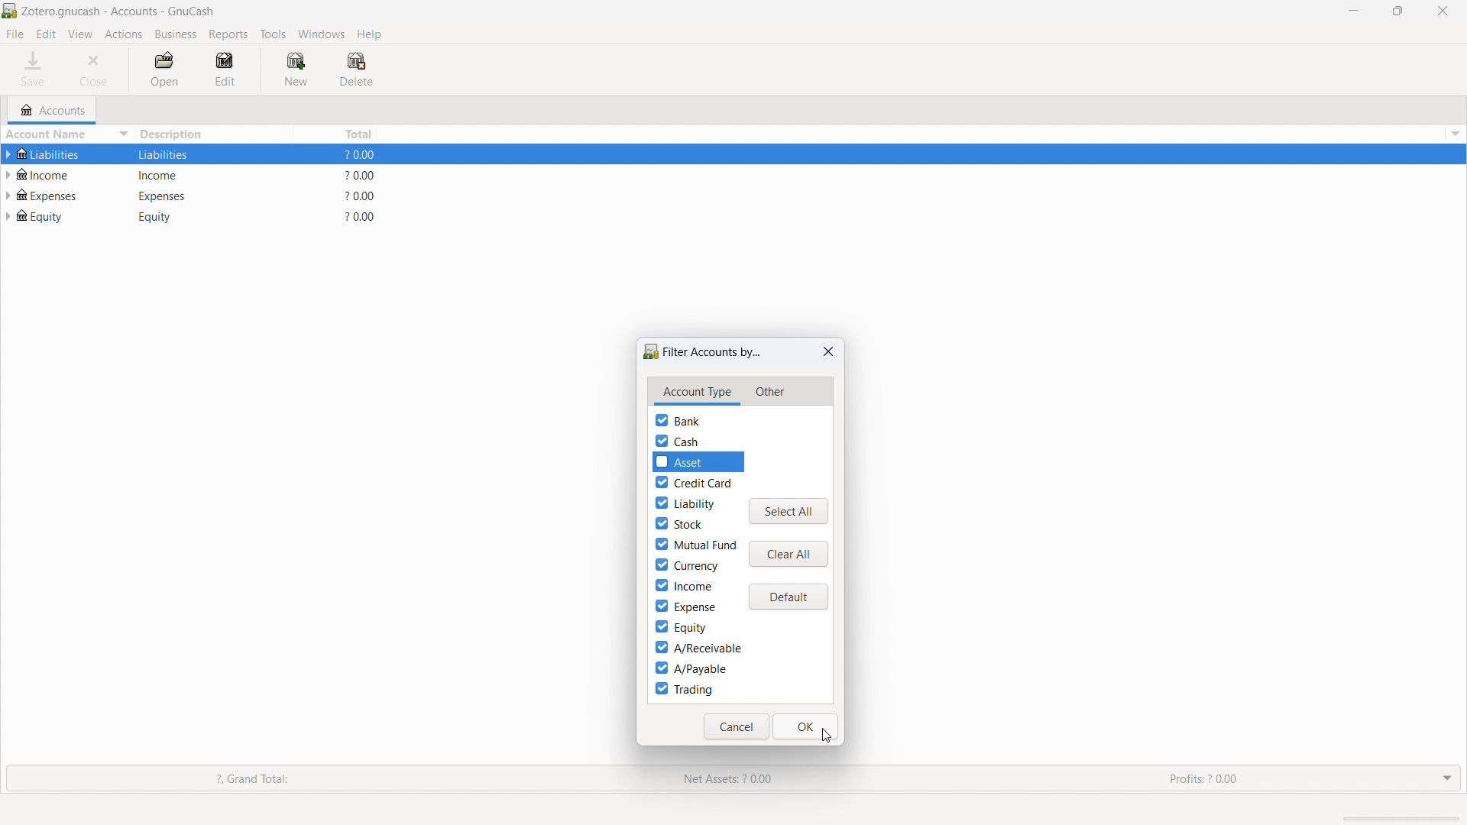 This screenshot has width=1467, height=825. What do you see at coordinates (698, 648) in the screenshot?
I see `A/receivable` at bounding box center [698, 648].